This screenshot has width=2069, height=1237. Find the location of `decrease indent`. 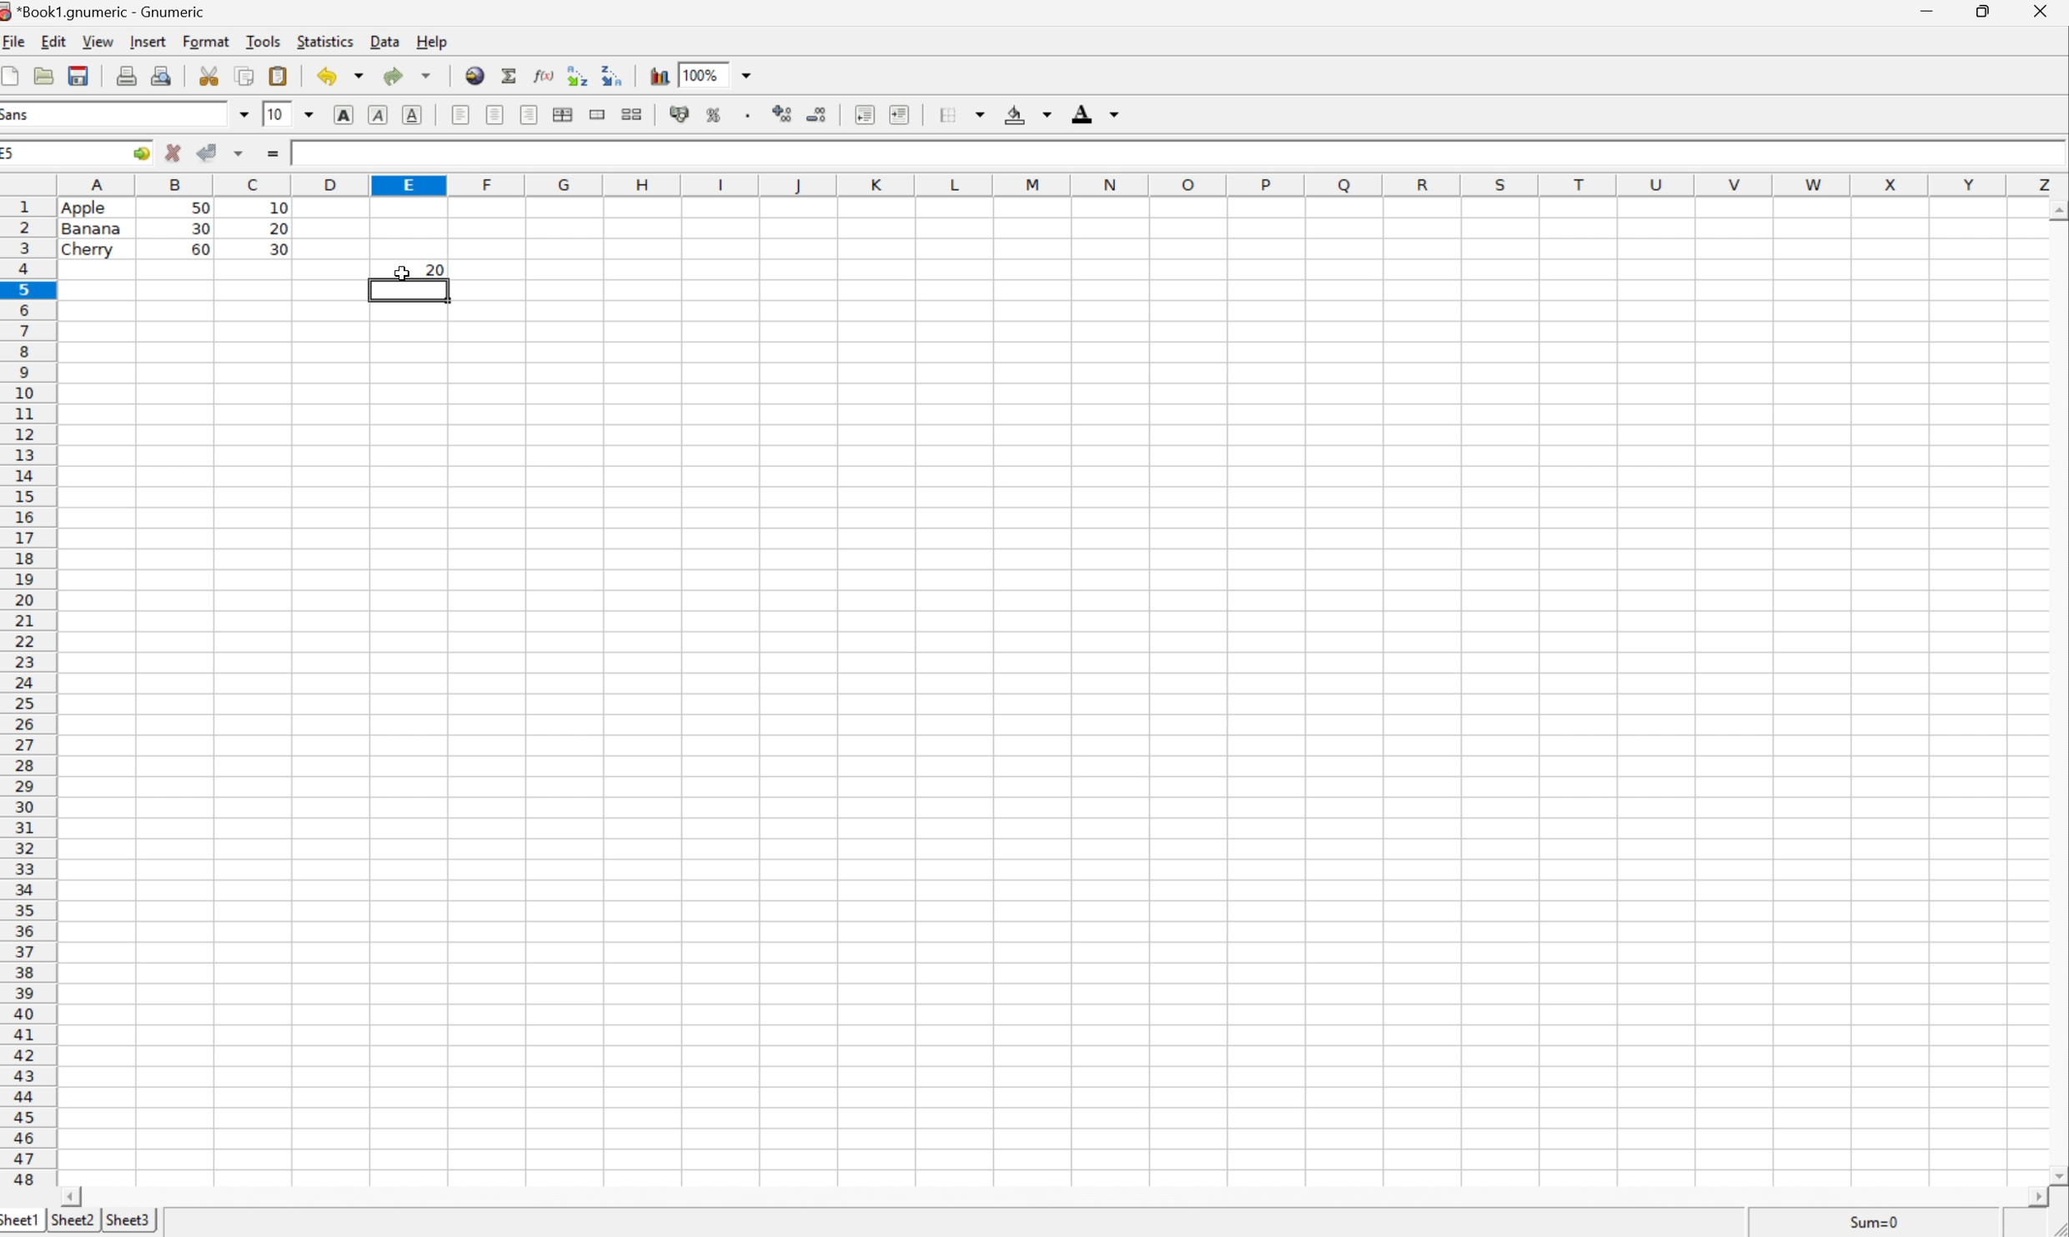

decrease indent is located at coordinates (864, 115).